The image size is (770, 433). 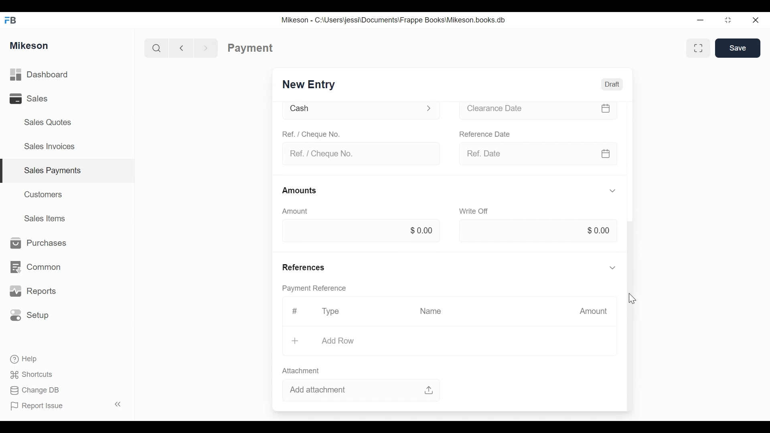 I want to click on draft, so click(x=615, y=85).